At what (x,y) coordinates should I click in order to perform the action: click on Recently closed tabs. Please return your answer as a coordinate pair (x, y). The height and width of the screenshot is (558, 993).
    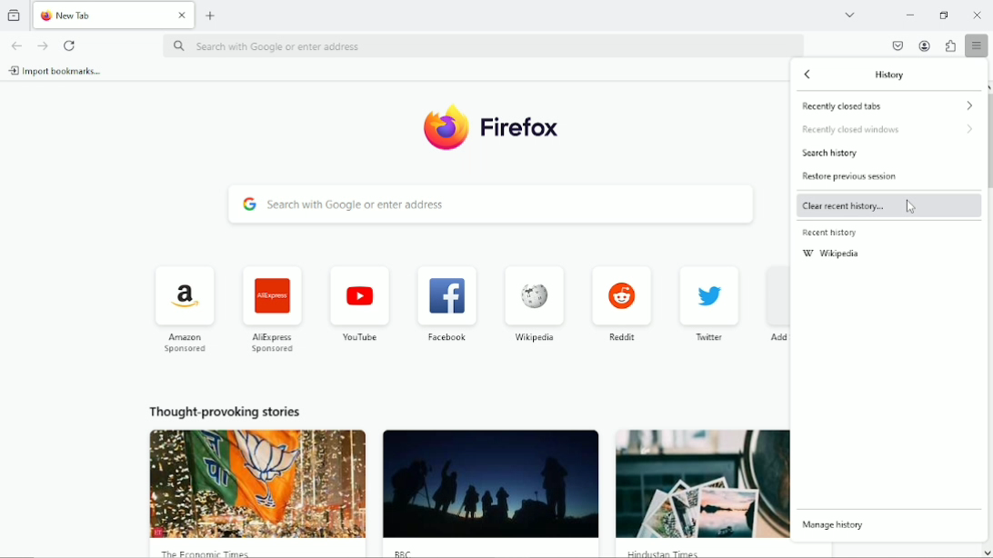
    Looking at the image, I should click on (885, 105).